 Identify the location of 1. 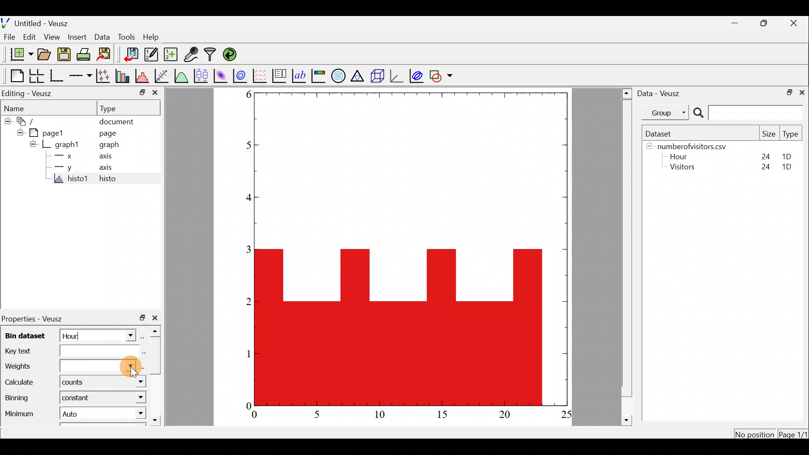
(242, 353).